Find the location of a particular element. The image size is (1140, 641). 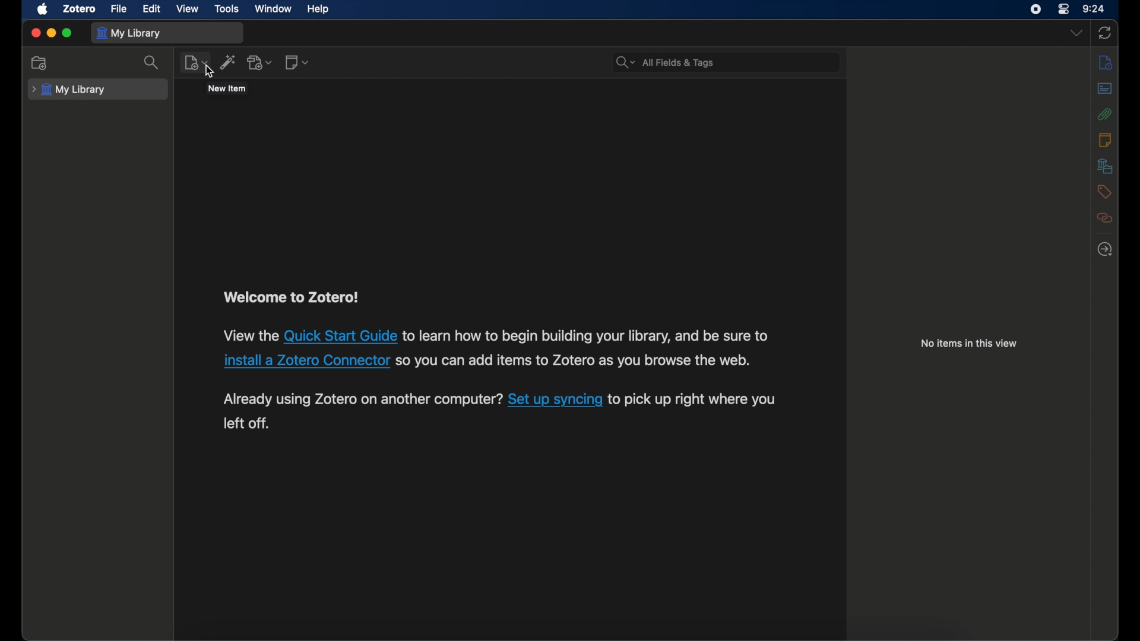

add items is located at coordinates (228, 62).